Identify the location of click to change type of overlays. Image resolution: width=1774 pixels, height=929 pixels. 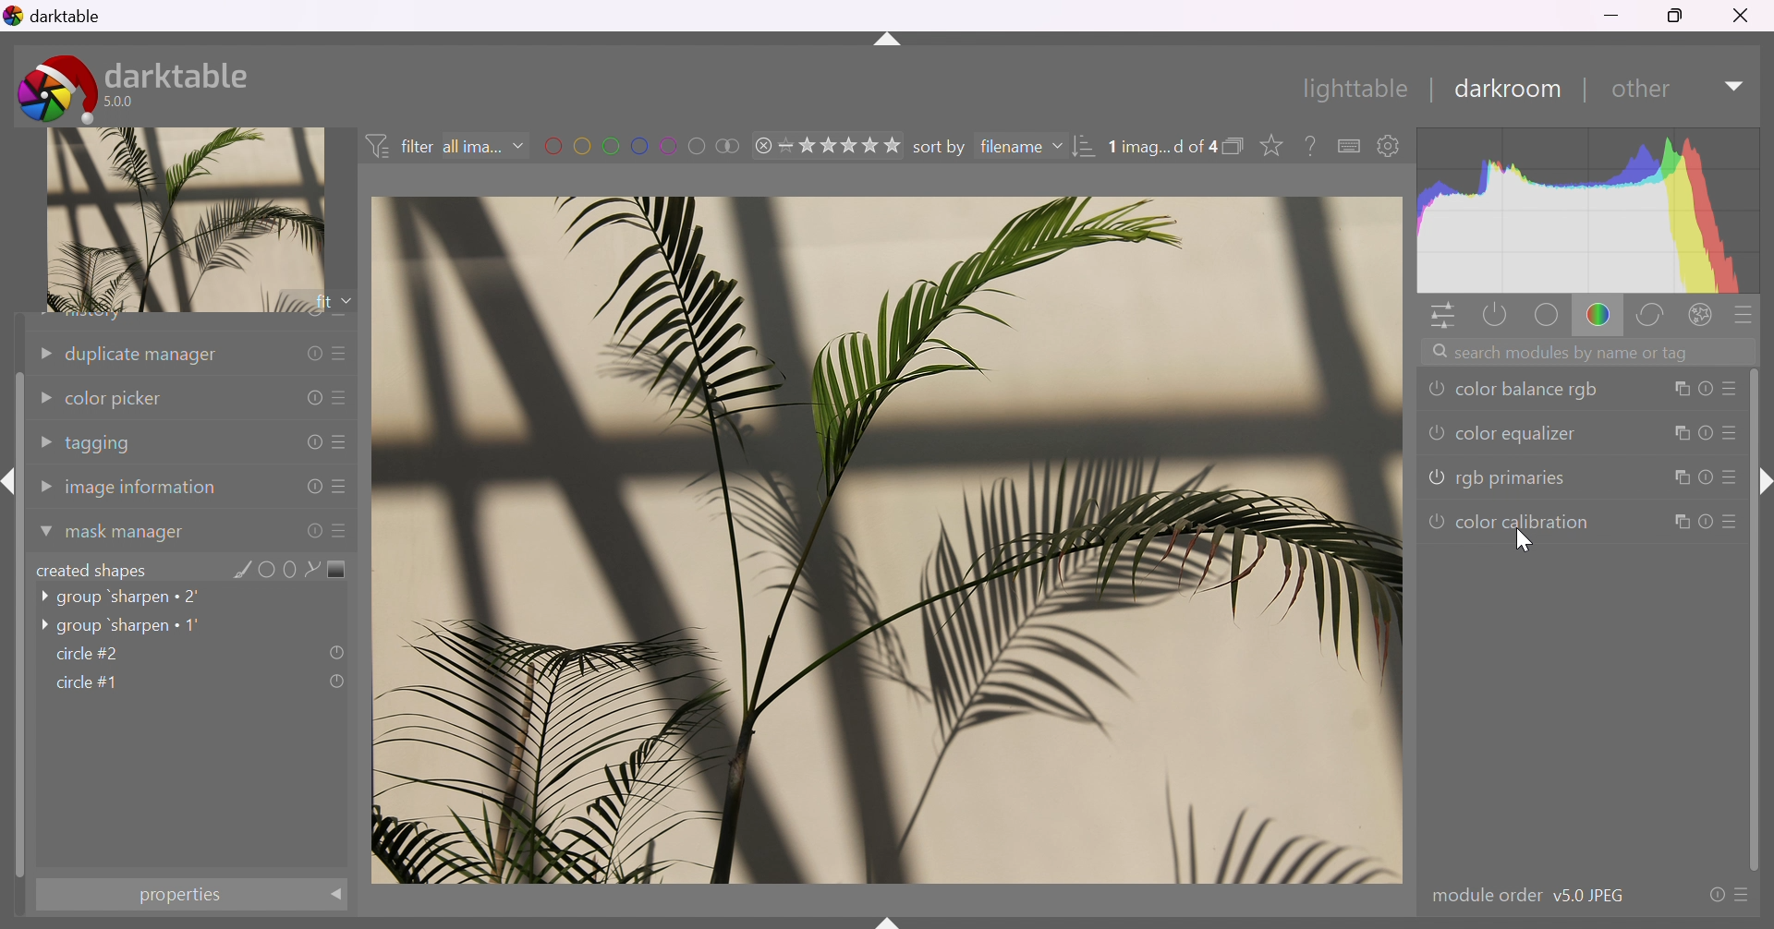
(1274, 147).